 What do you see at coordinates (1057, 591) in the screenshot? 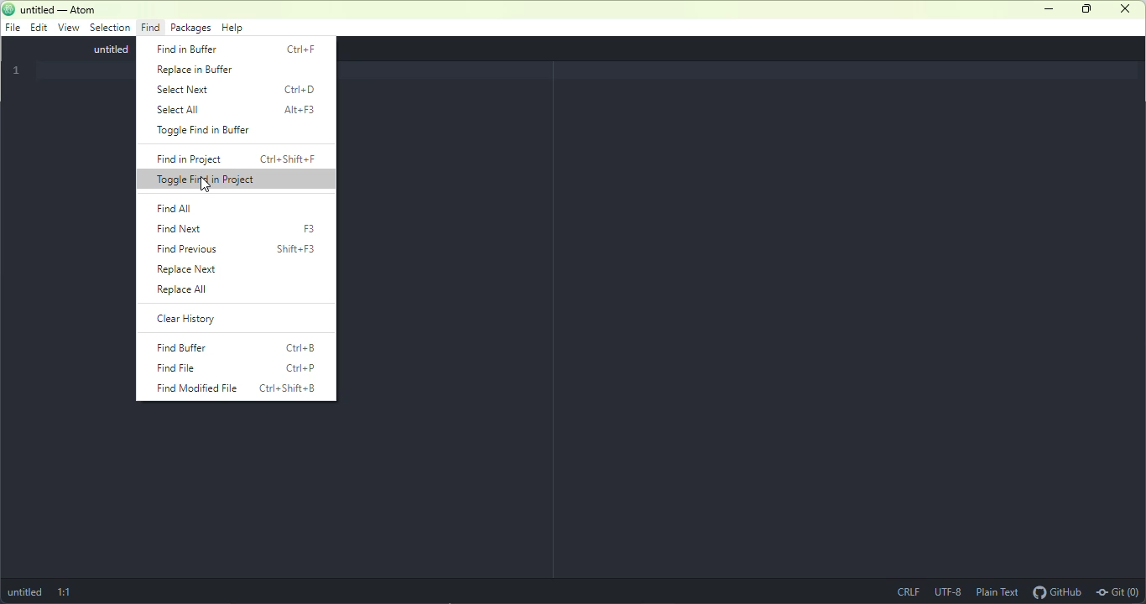
I see `github` at bounding box center [1057, 591].